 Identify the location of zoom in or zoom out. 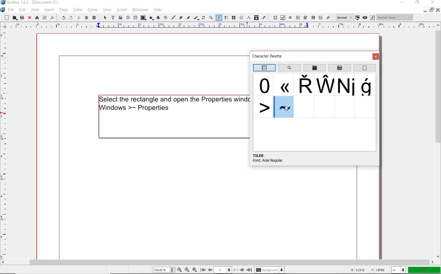
(210, 18).